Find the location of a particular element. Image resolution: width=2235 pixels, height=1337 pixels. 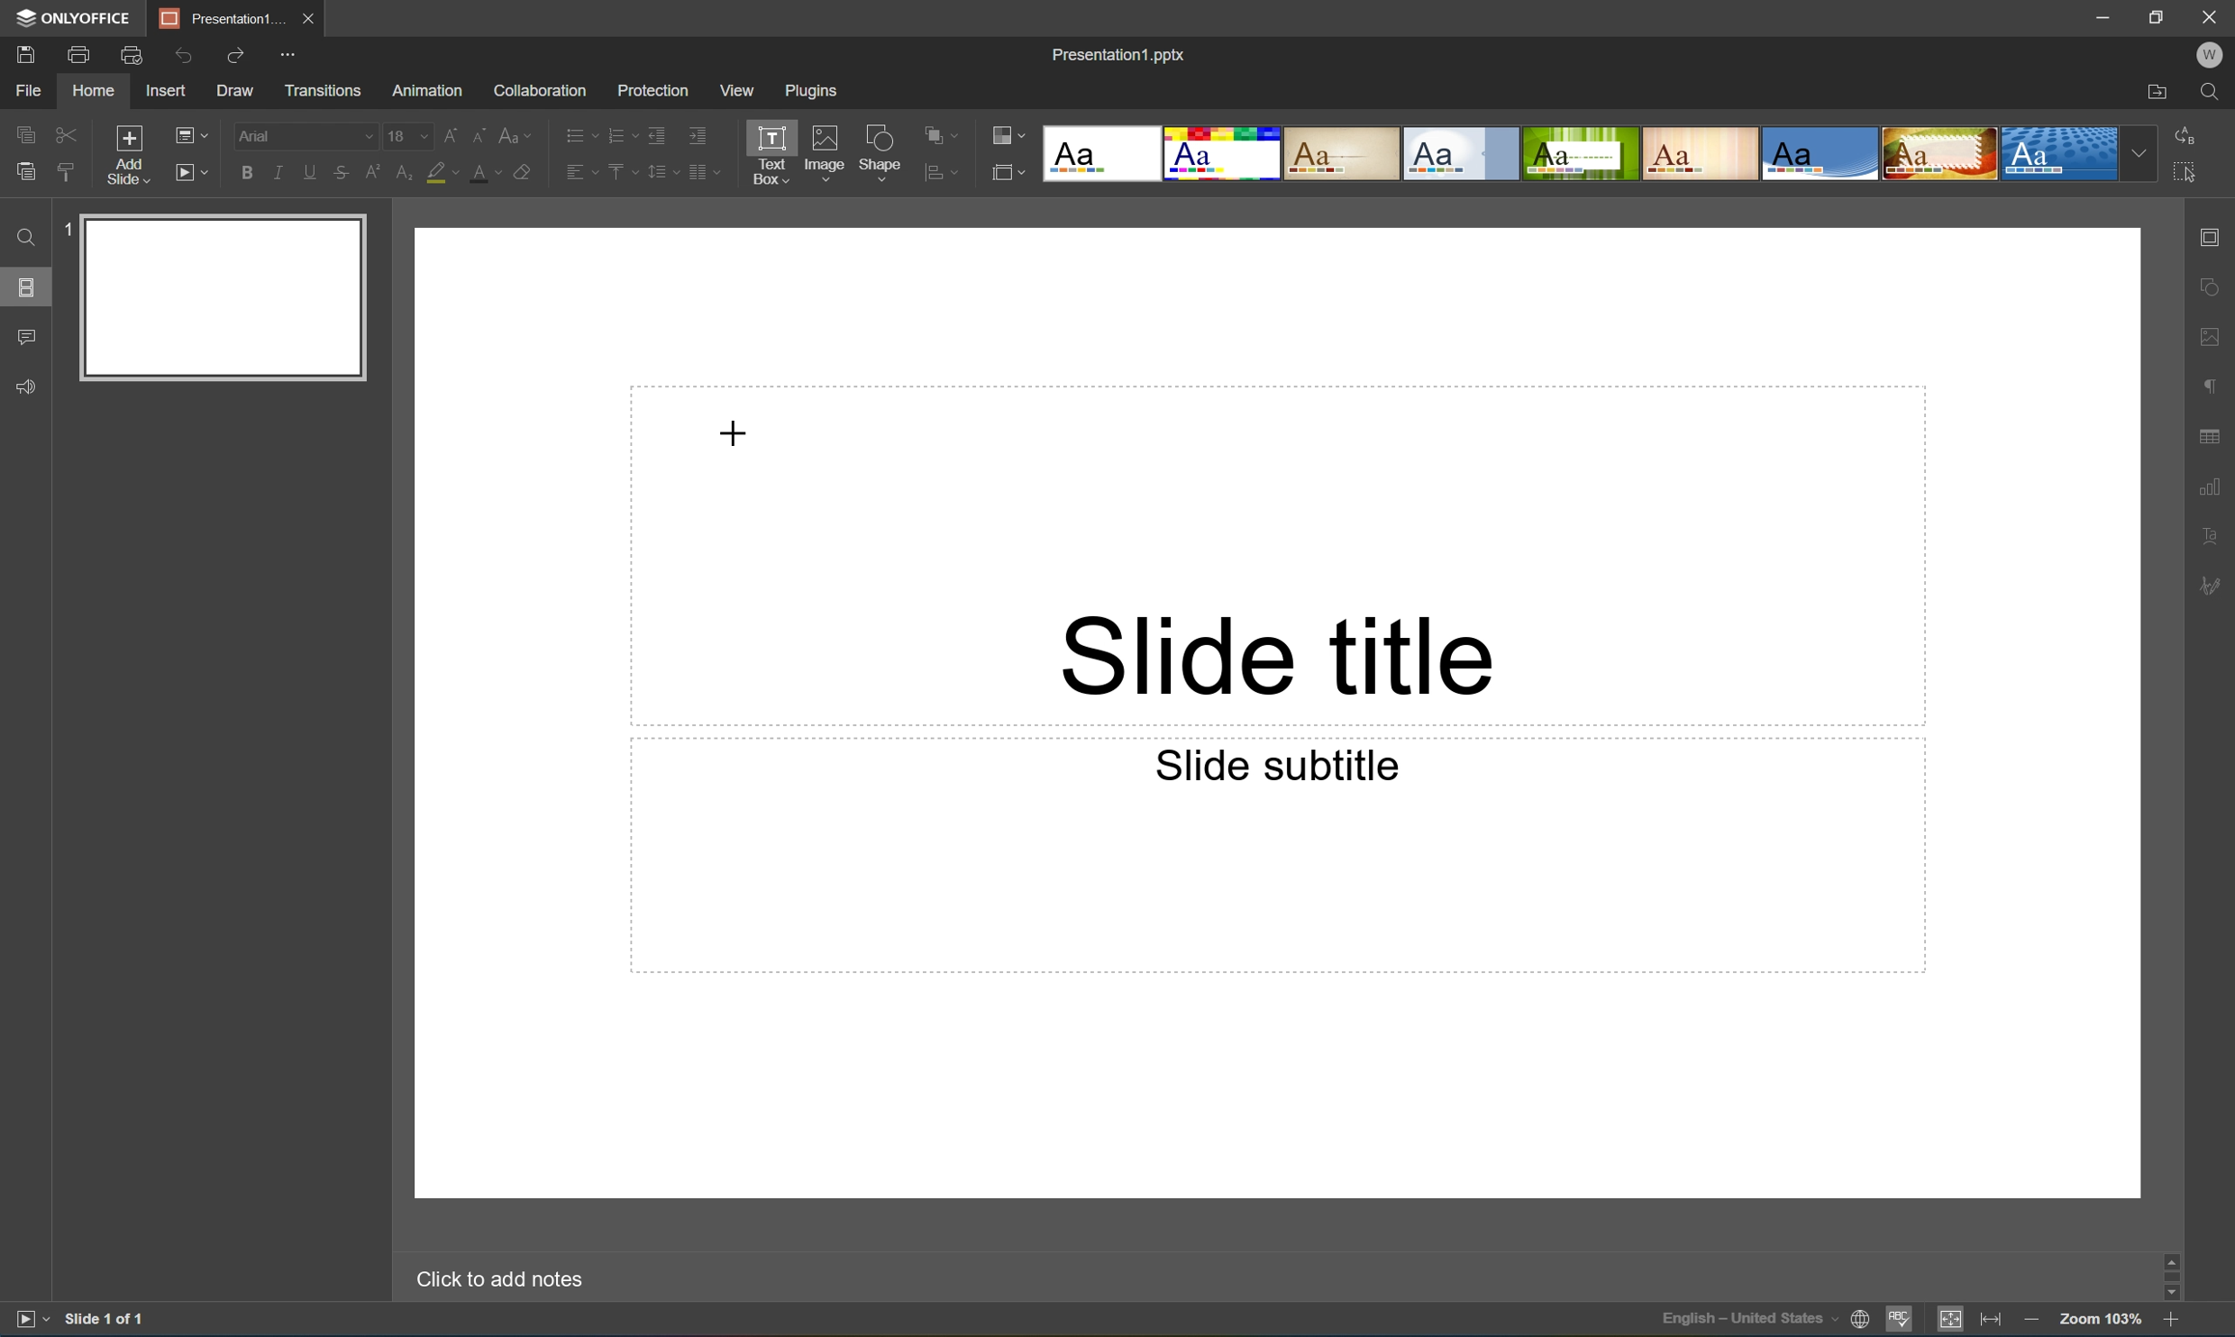

1 is located at coordinates (71, 226).